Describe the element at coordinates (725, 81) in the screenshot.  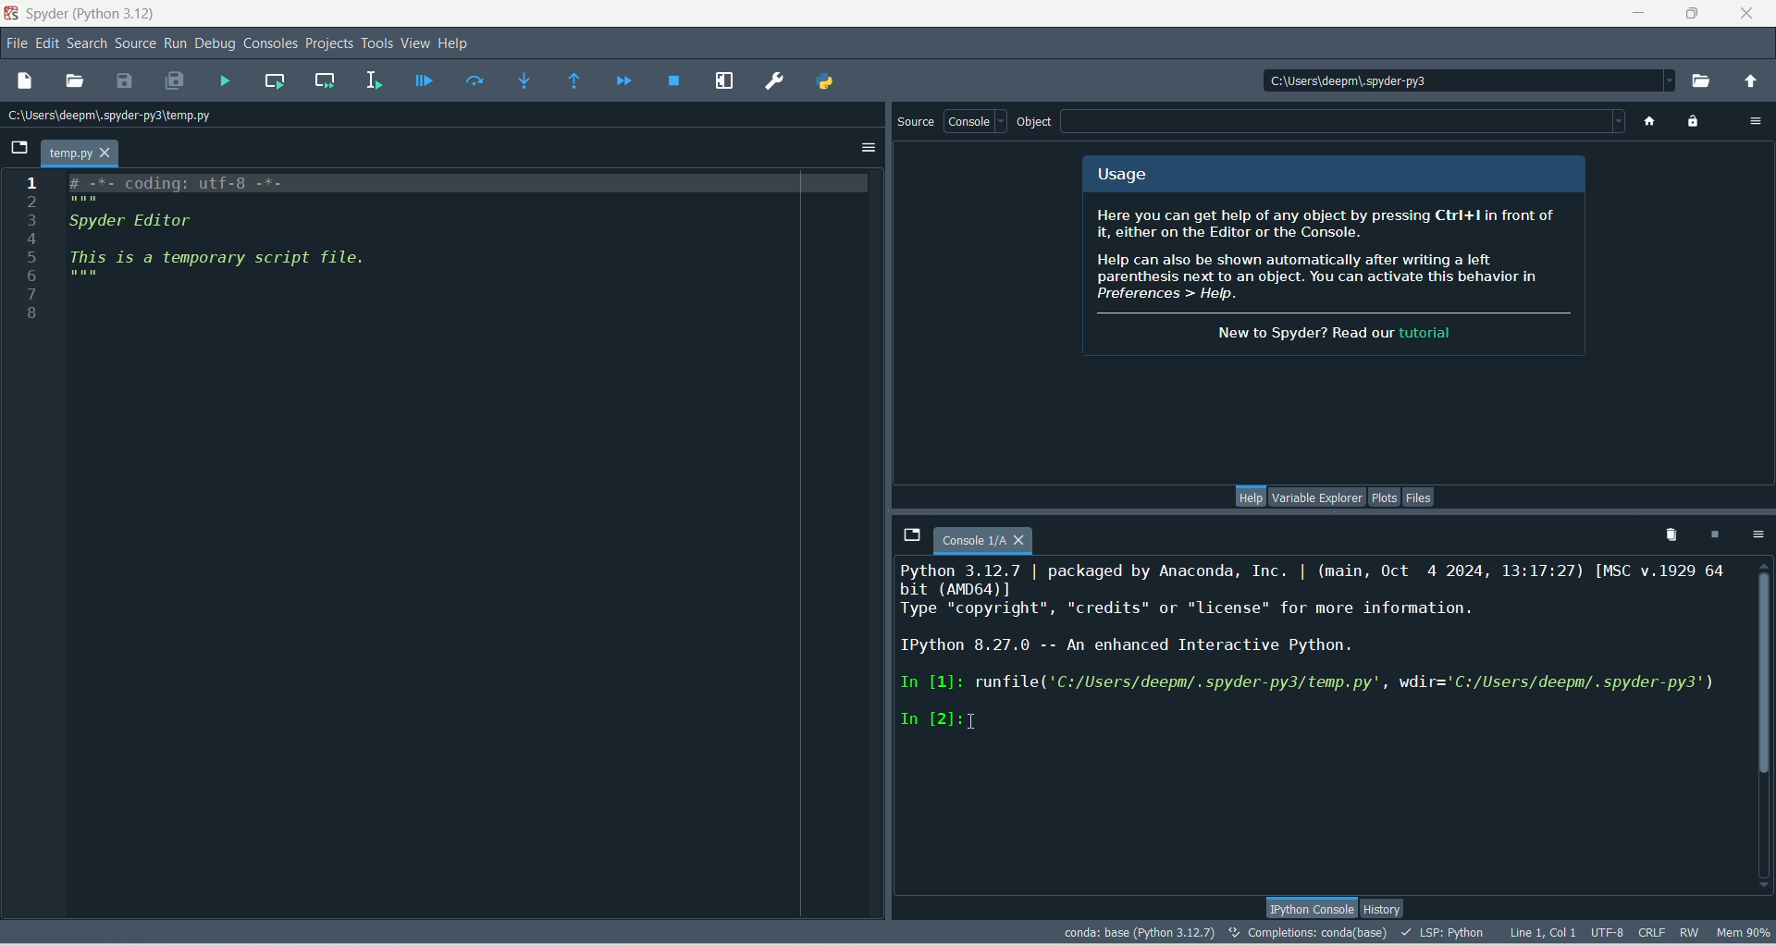
I see `maximize current pane` at that location.